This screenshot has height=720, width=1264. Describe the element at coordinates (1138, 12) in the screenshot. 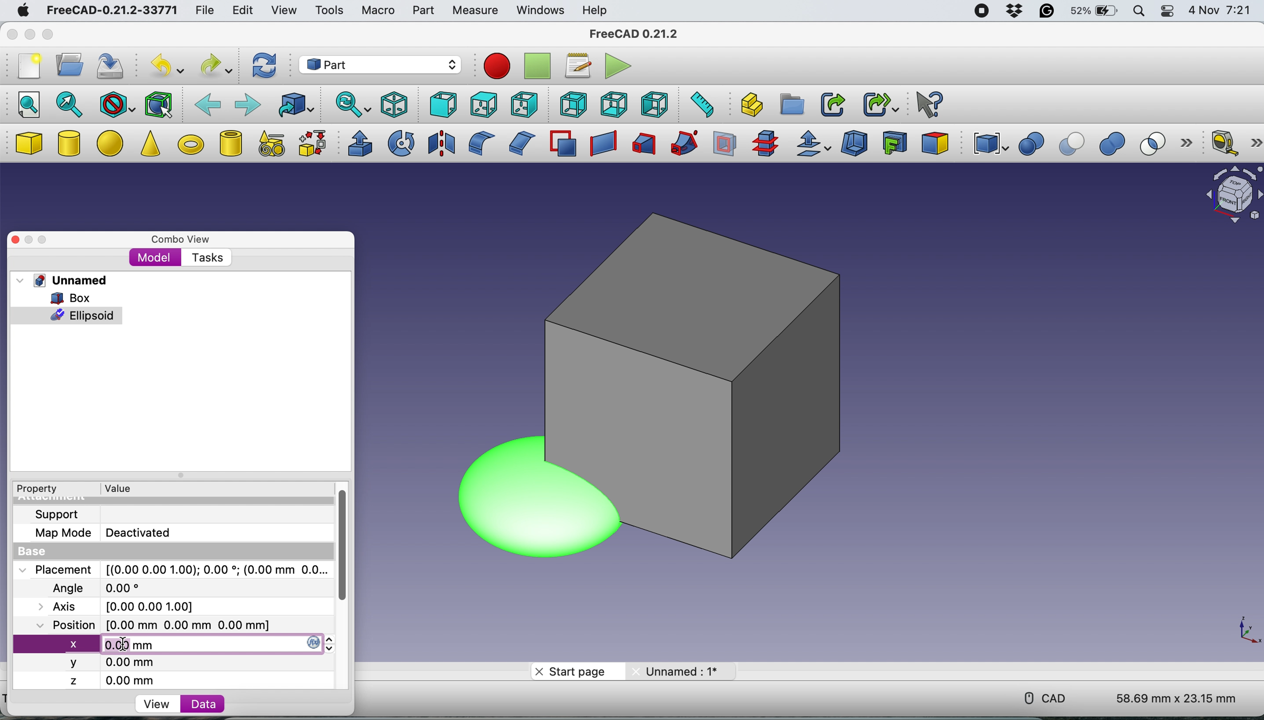

I see `spotlight search` at that location.